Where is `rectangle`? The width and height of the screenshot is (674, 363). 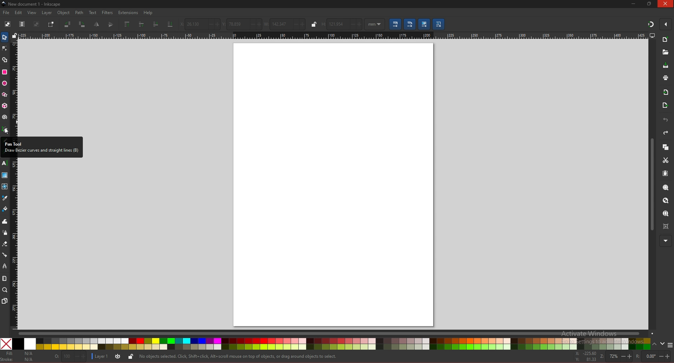
rectangle is located at coordinates (4, 72).